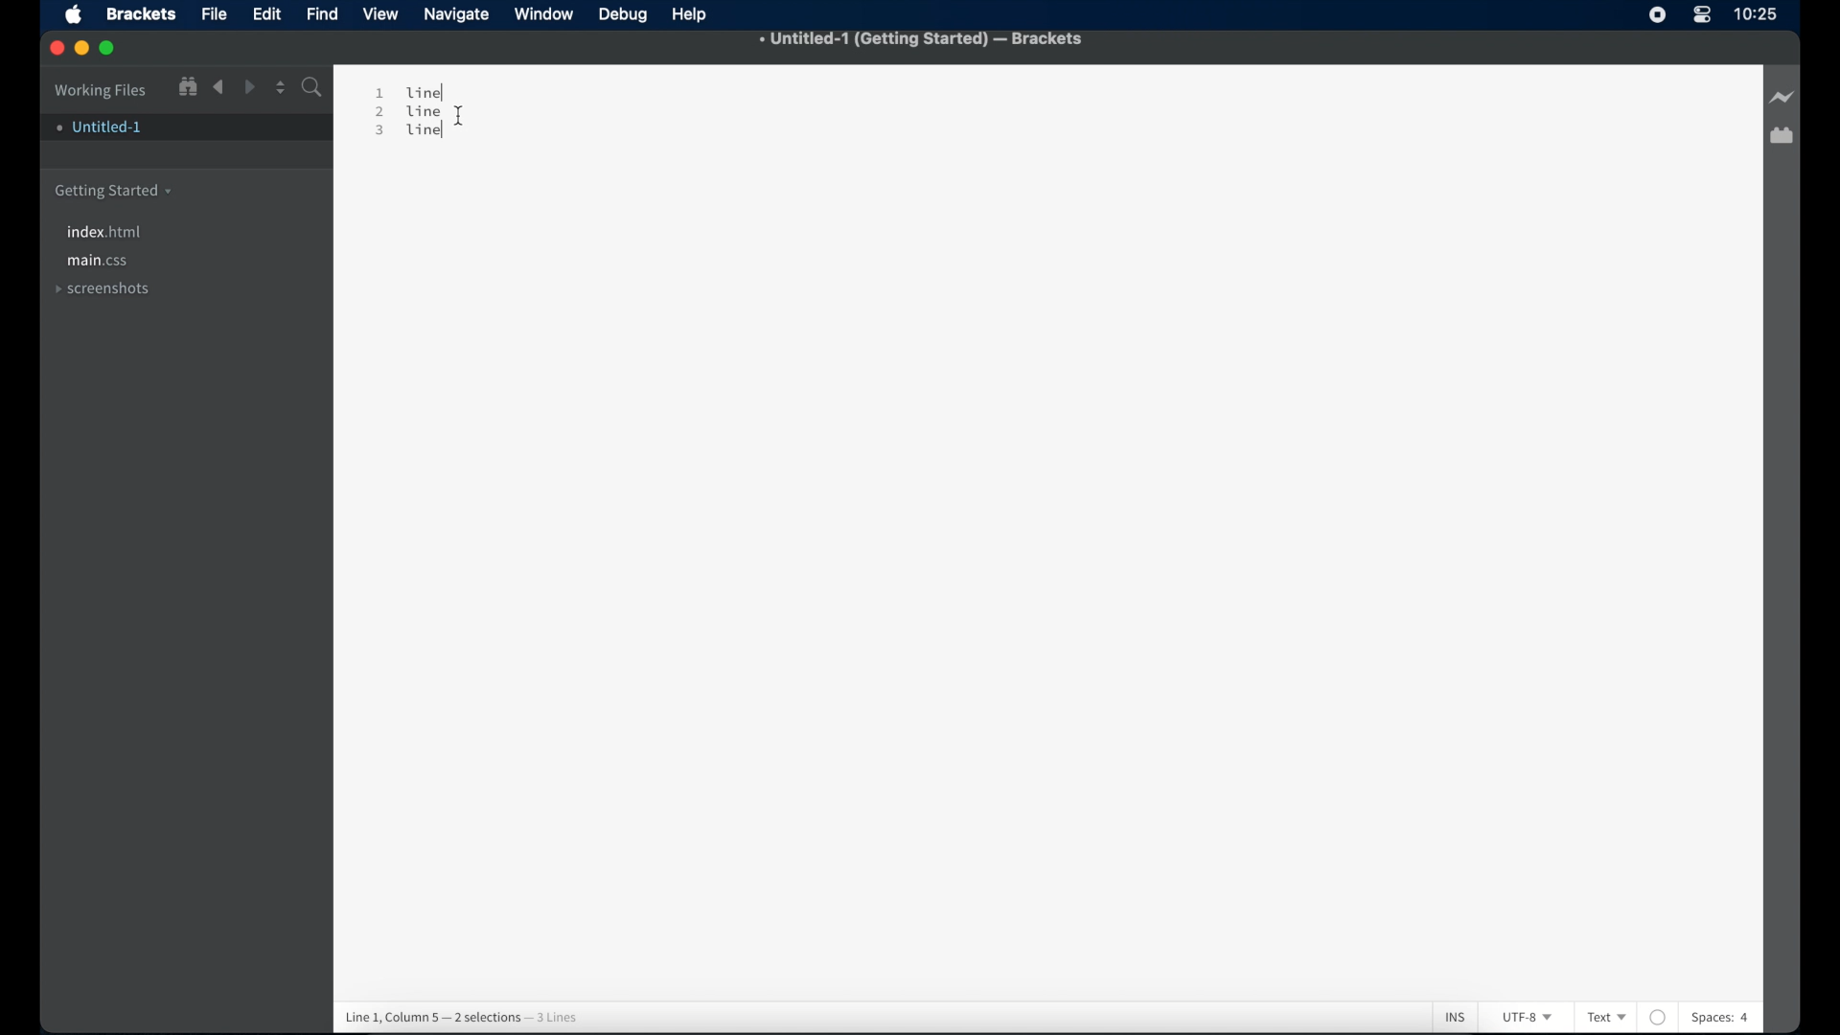  I want to click on close, so click(58, 49).